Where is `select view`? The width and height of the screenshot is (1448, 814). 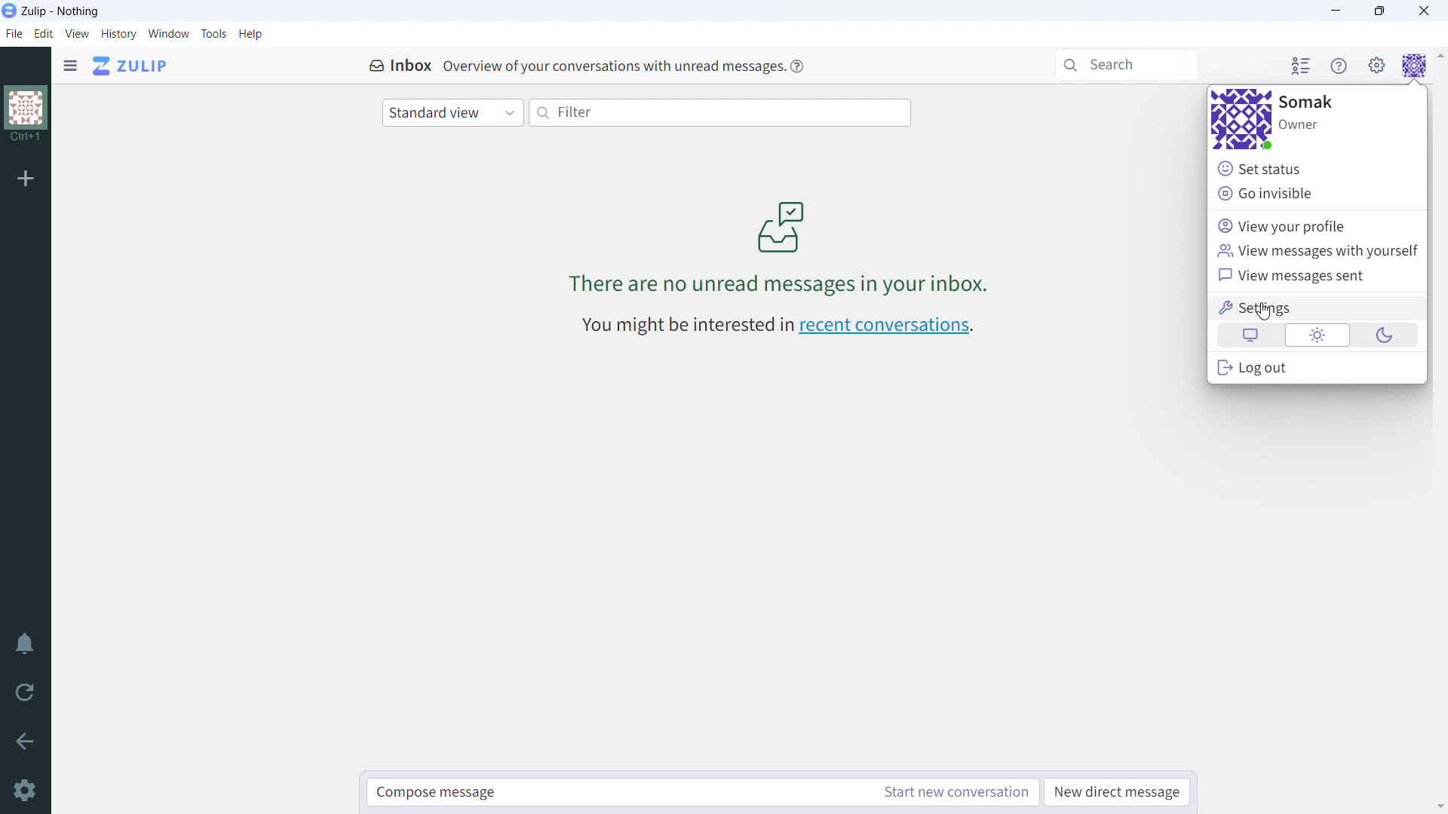
select view is located at coordinates (452, 113).